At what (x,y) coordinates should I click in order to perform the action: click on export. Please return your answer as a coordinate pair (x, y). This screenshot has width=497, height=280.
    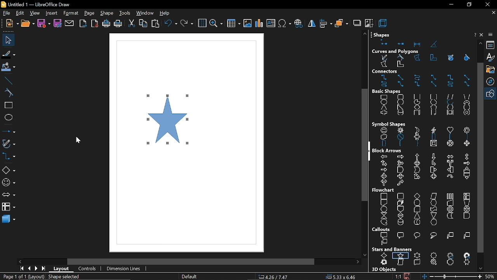
    Looking at the image, I should click on (82, 24).